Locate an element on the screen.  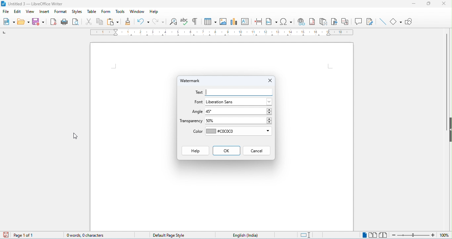
font is located at coordinates (198, 102).